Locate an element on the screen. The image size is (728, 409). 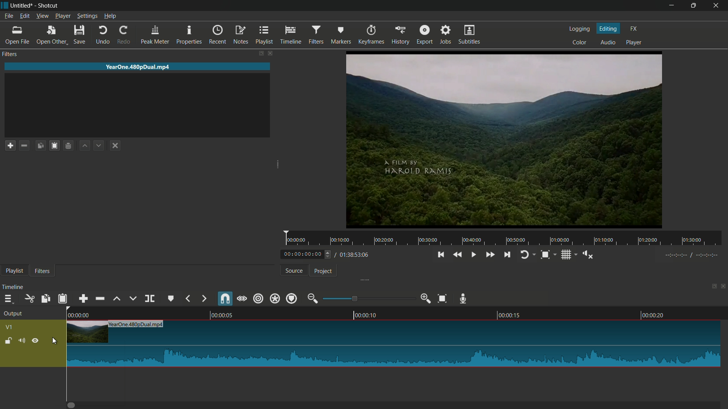
imported file in timeline is located at coordinates (393, 346).